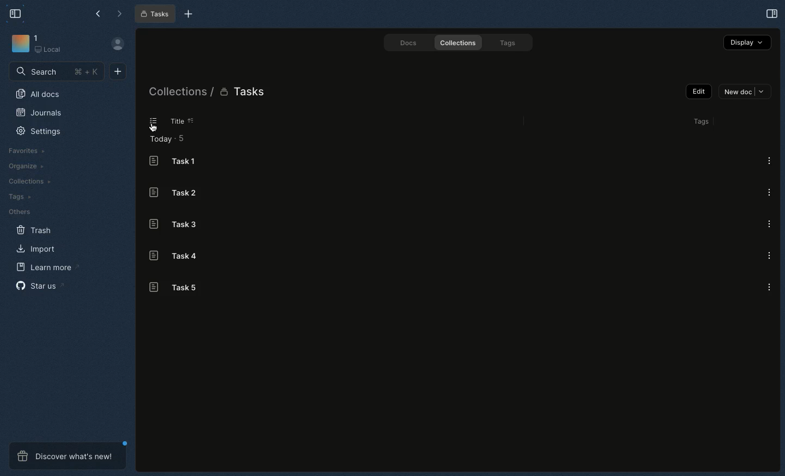  Describe the element at coordinates (68, 456) in the screenshot. I see `Discover what's new!` at that location.